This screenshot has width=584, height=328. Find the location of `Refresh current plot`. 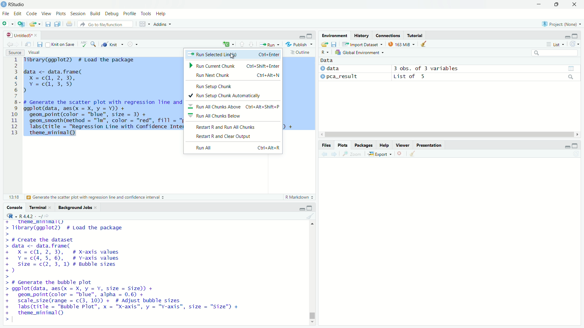

Refresh current plot is located at coordinates (576, 153).